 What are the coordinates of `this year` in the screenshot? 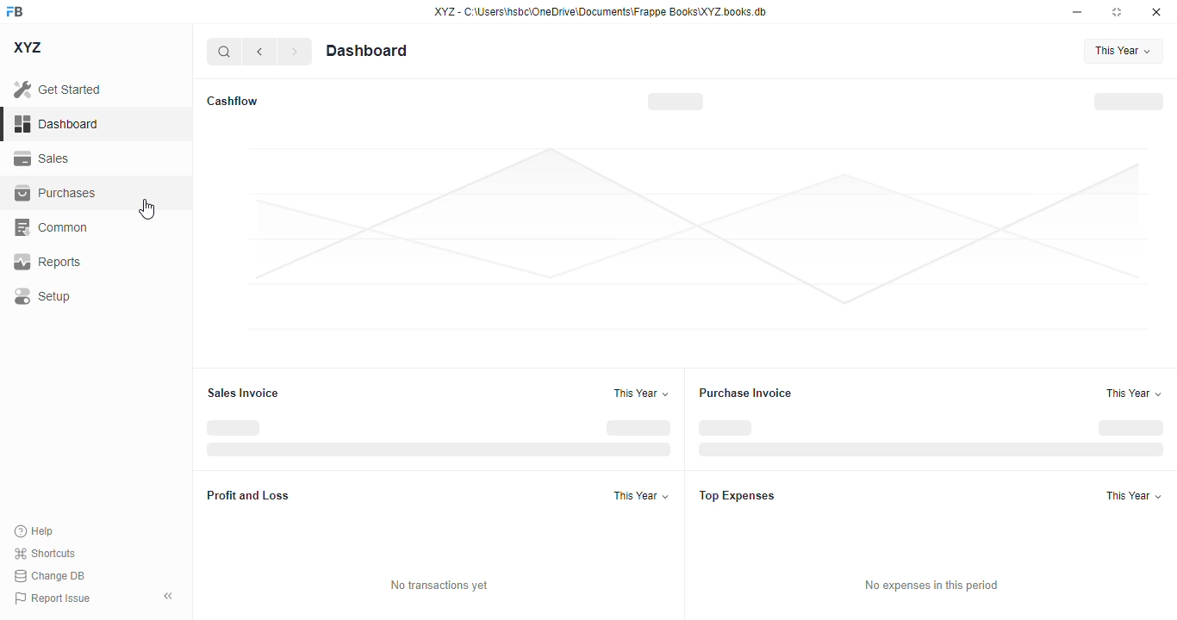 It's located at (641, 495).